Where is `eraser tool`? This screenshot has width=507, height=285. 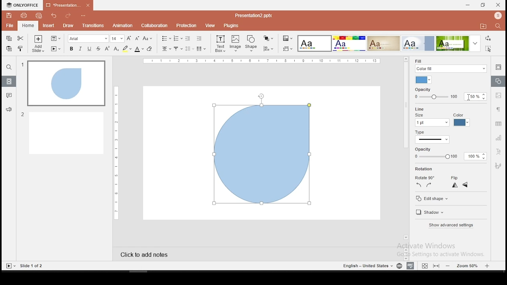
eraser tool is located at coordinates (150, 49).